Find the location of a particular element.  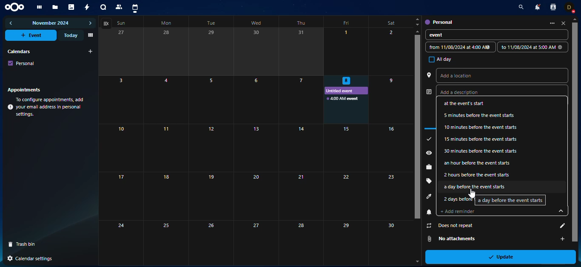

7 is located at coordinates (300, 99).